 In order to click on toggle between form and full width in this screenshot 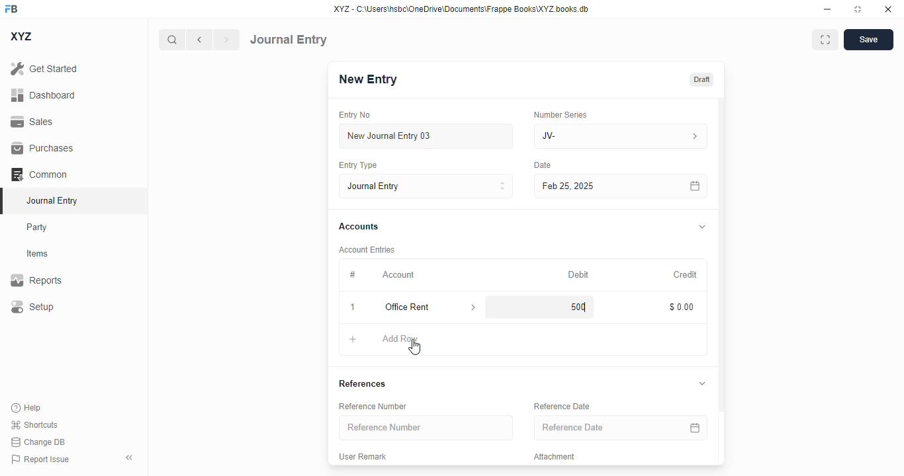, I will do `click(826, 40)`.